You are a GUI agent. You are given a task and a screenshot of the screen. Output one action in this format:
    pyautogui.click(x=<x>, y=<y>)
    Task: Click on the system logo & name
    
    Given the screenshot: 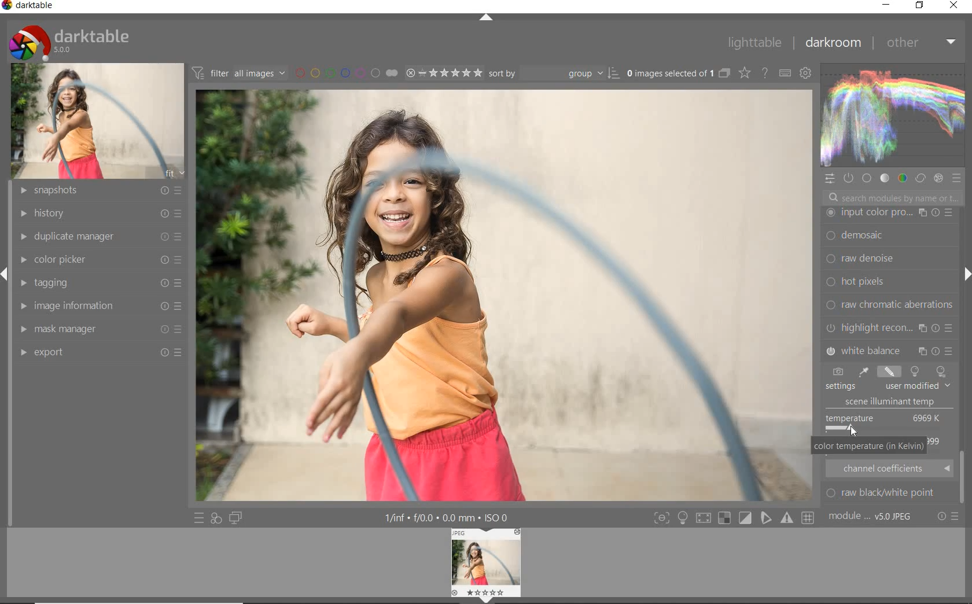 What is the action you would take?
    pyautogui.click(x=72, y=40)
    